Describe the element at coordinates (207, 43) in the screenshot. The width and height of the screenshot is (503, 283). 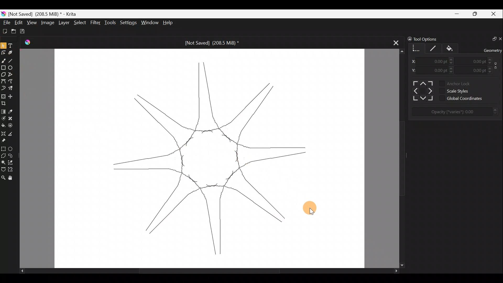
I see `Not Saved] (143.4 MiB) *` at that location.